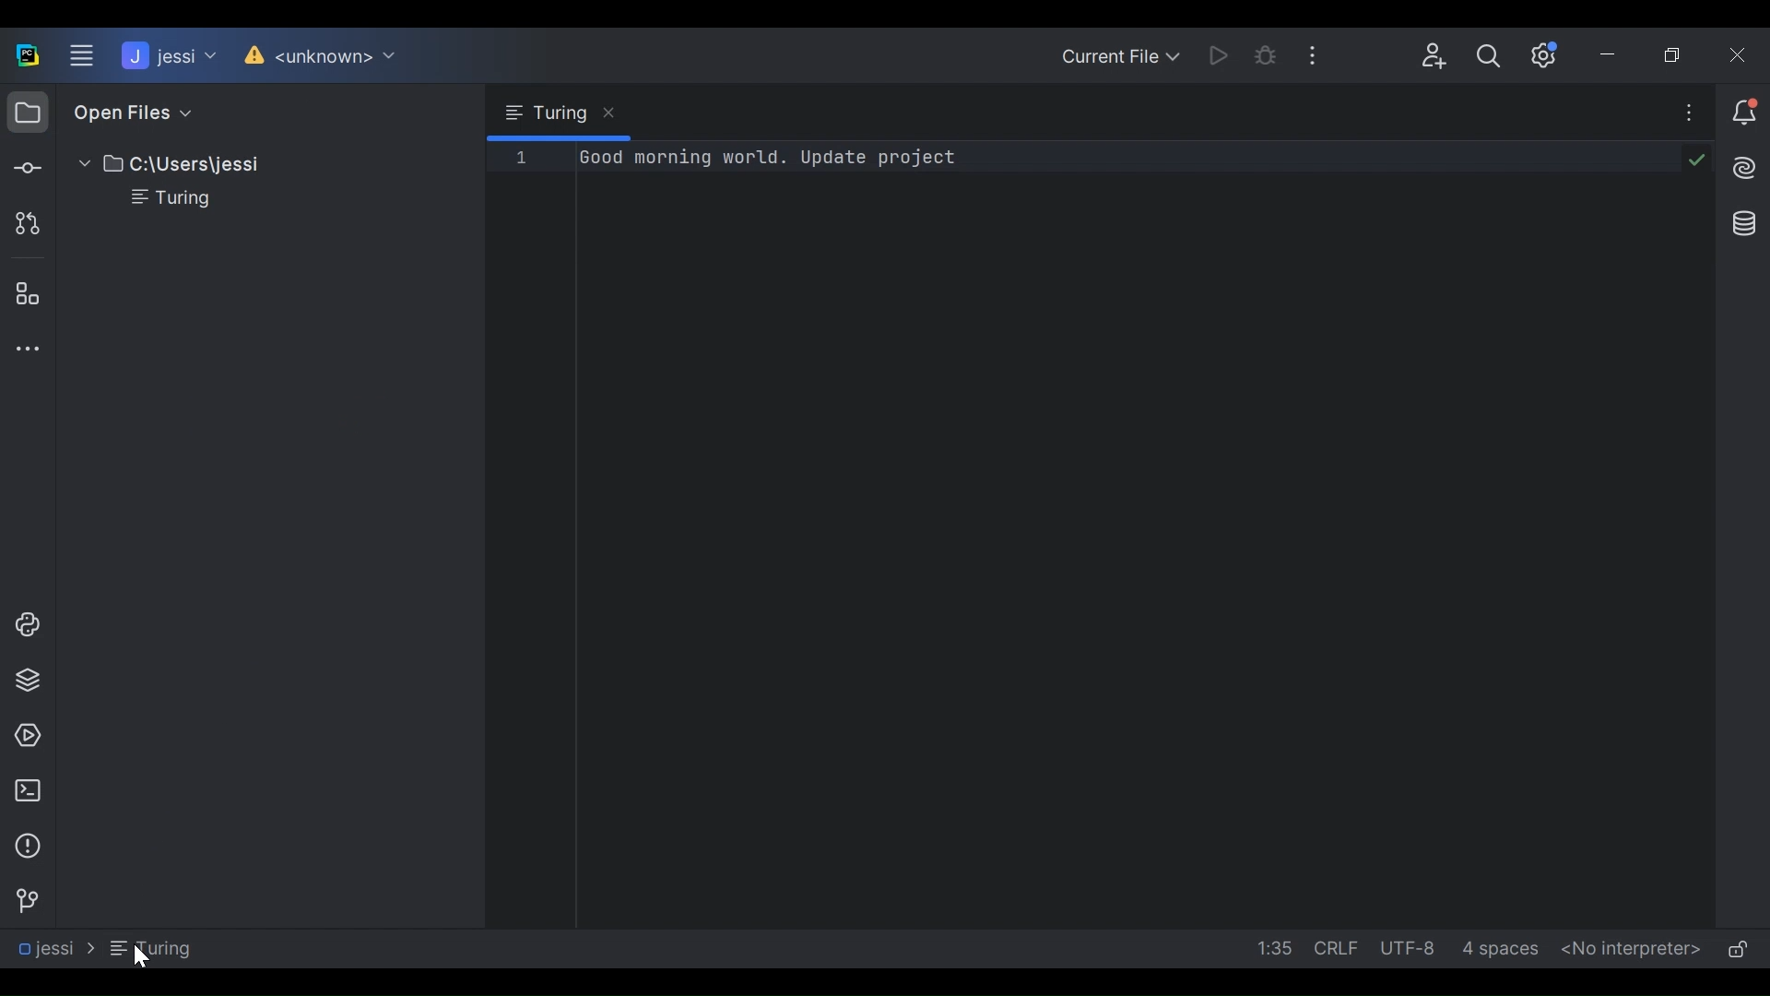  Describe the element at coordinates (1744, 224) in the screenshot. I see `Database` at that location.